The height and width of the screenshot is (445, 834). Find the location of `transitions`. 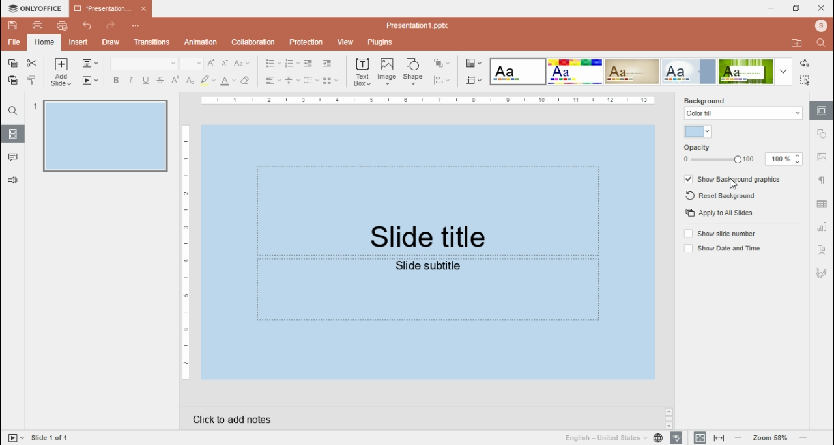

transitions is located at coordinates (150, 42).